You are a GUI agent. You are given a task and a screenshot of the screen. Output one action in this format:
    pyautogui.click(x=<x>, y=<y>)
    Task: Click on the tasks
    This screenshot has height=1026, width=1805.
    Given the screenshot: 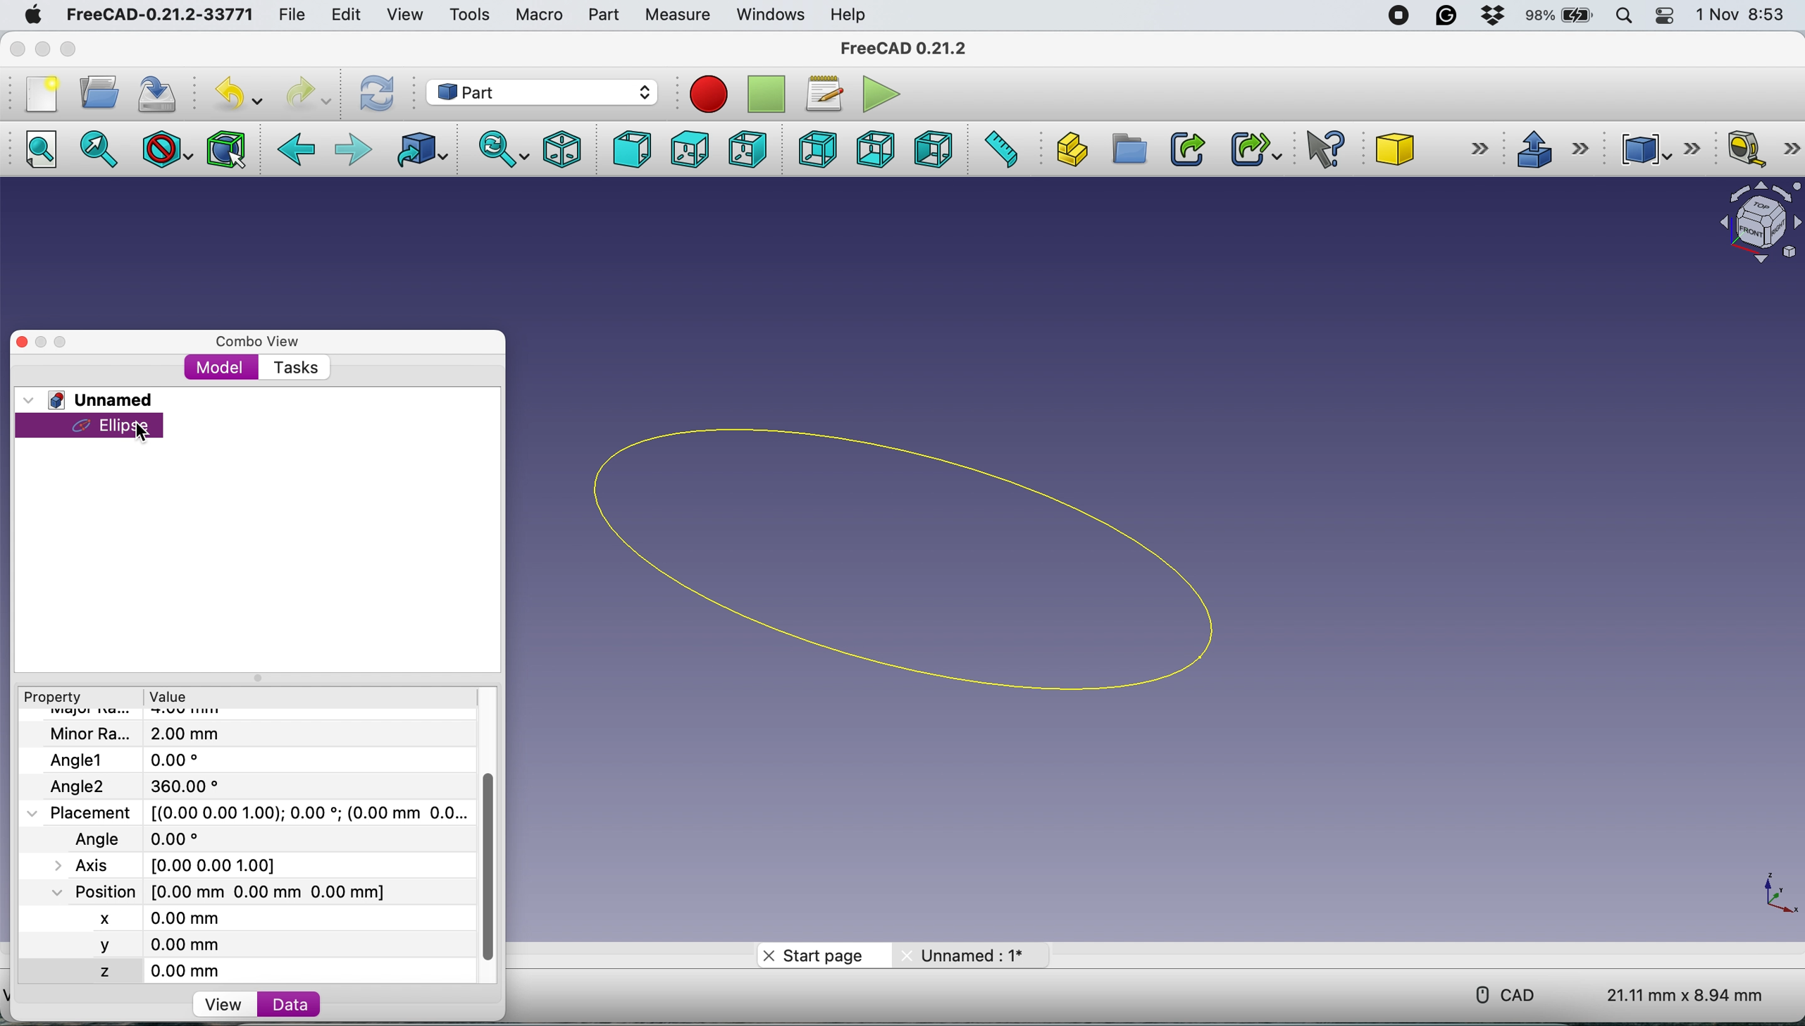 What is the action you would take?
    pyautogui.click(x=294, y=368)
    